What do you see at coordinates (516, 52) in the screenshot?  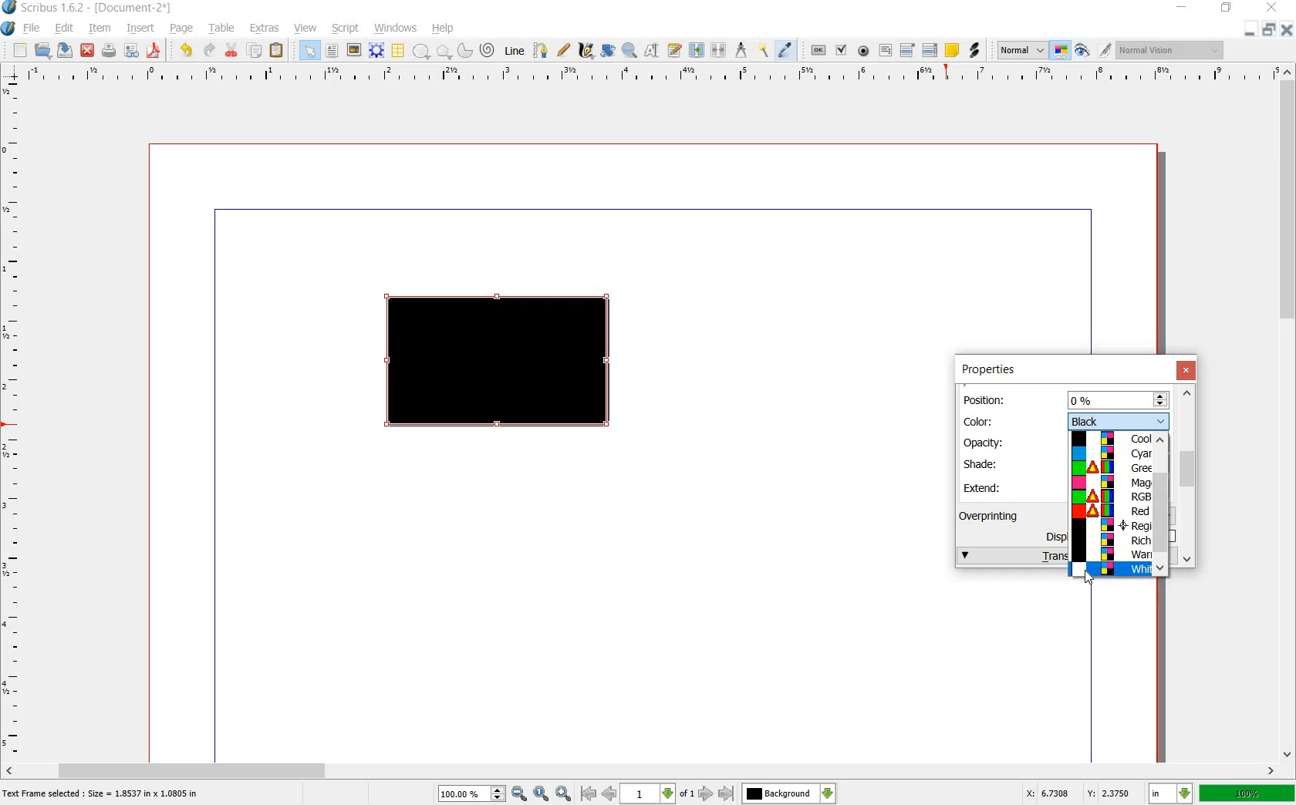 I see `line` at bounding box center [516, 52].